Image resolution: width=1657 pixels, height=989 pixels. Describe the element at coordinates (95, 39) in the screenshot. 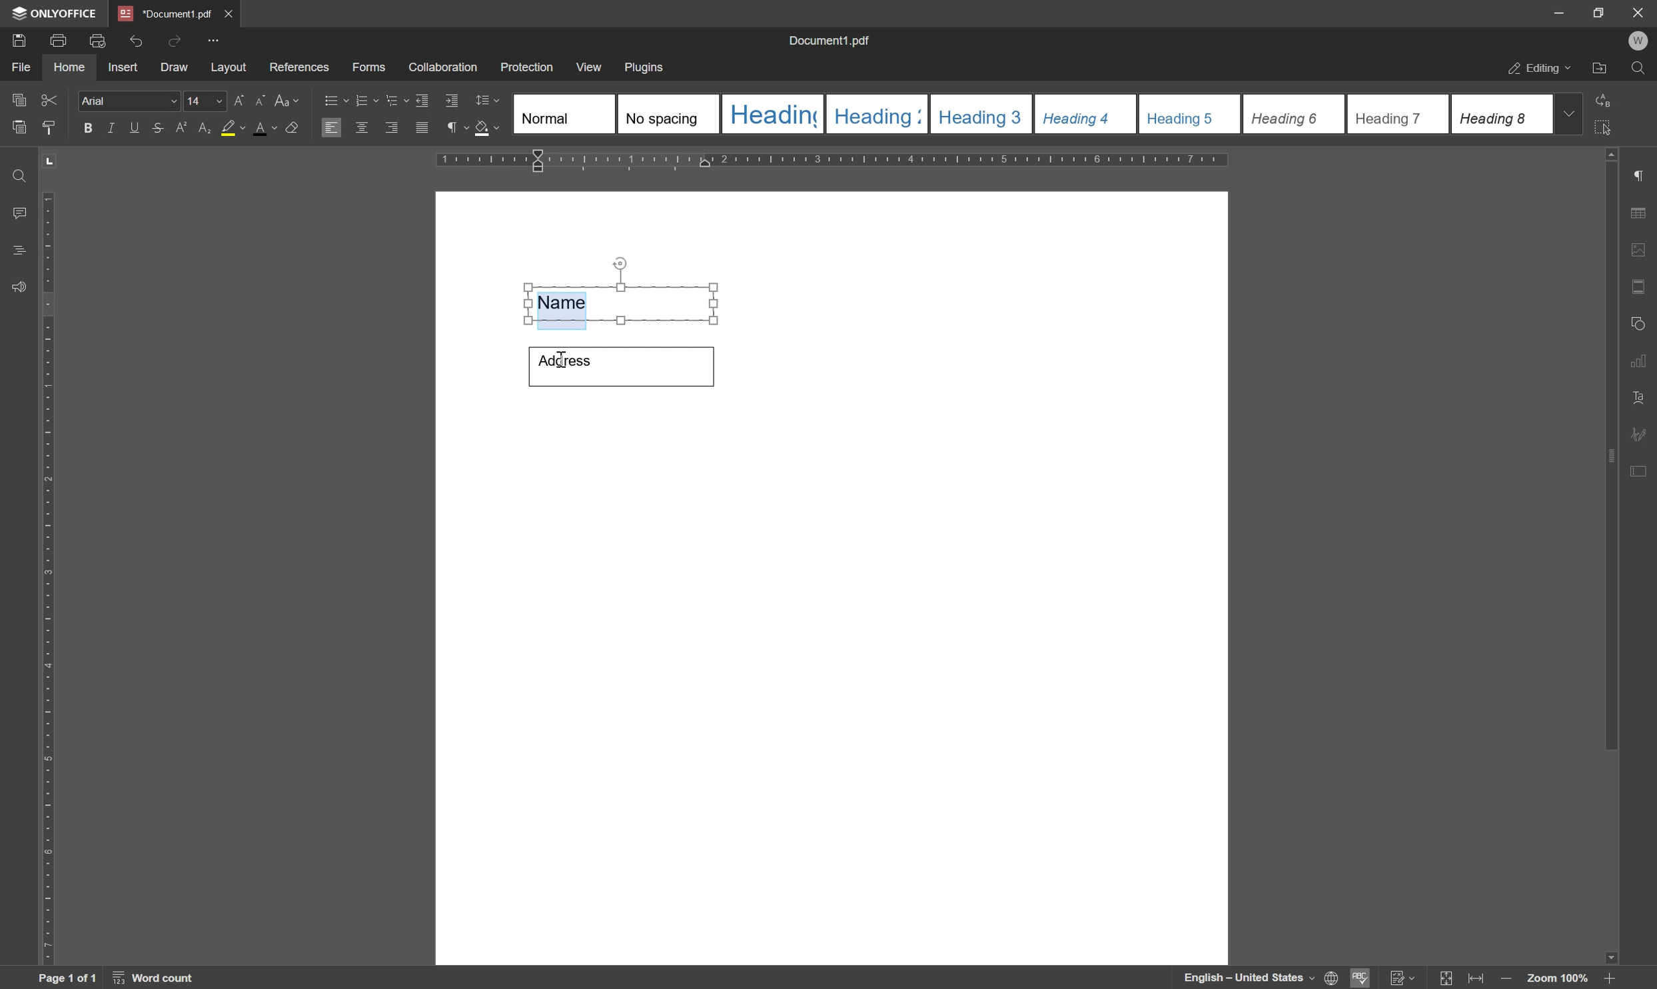

I see `quick print` at that location.